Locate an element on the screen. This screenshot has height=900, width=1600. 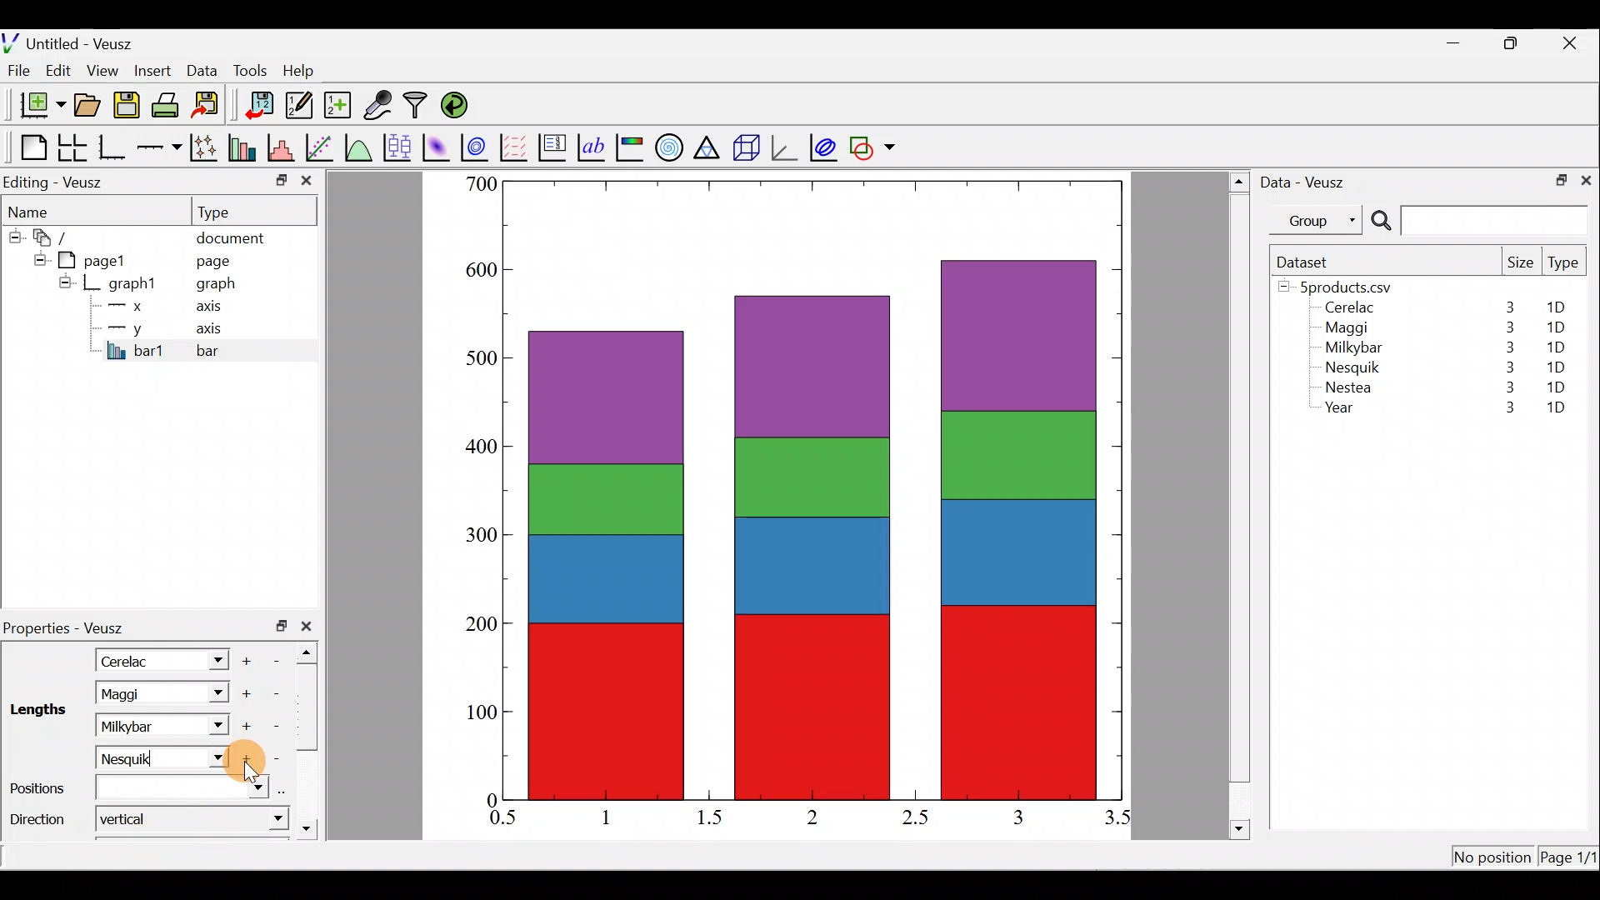
Base graph is located at coordinates (113, 147).